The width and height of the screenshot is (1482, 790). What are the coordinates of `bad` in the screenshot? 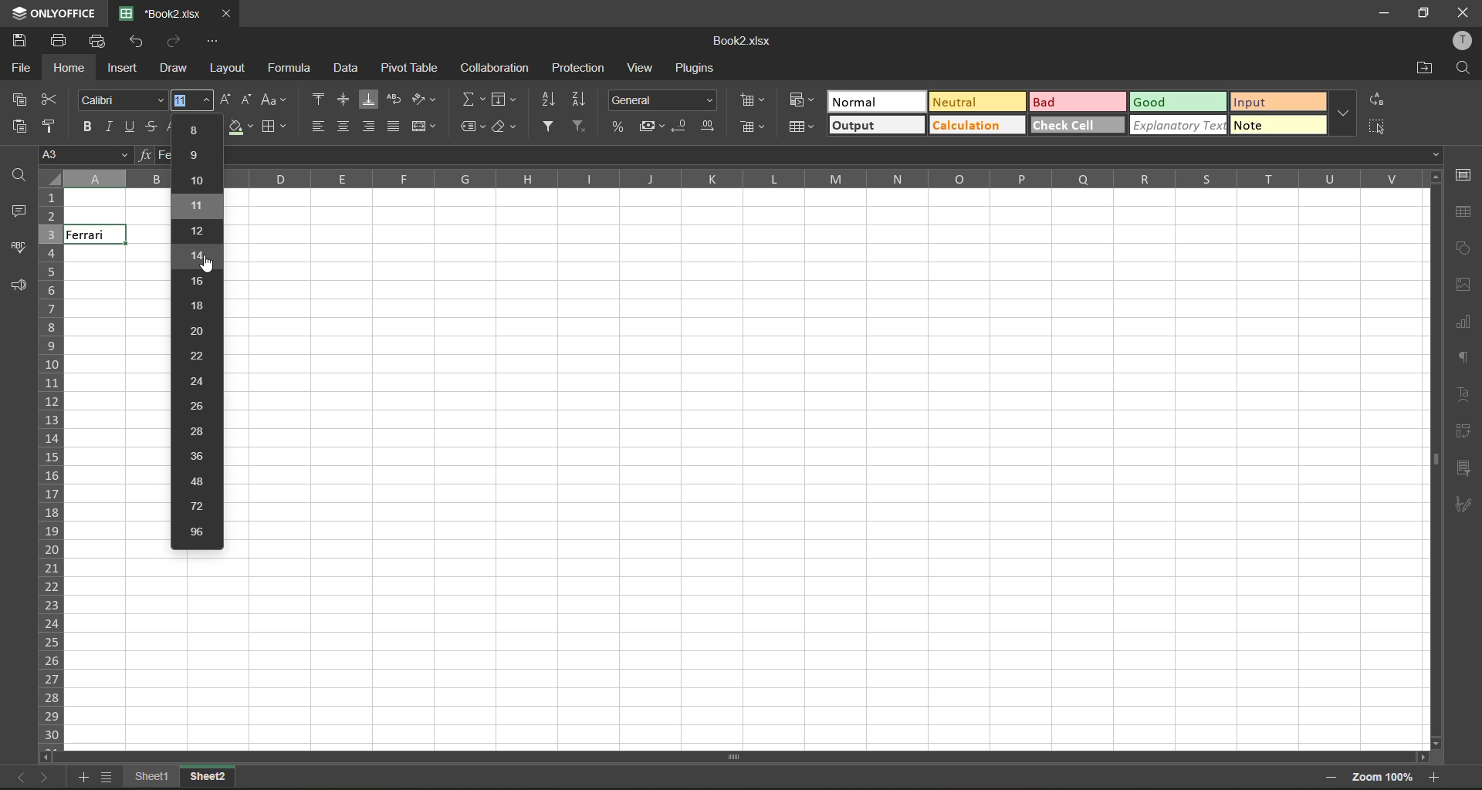 It's located at (1070, 102).